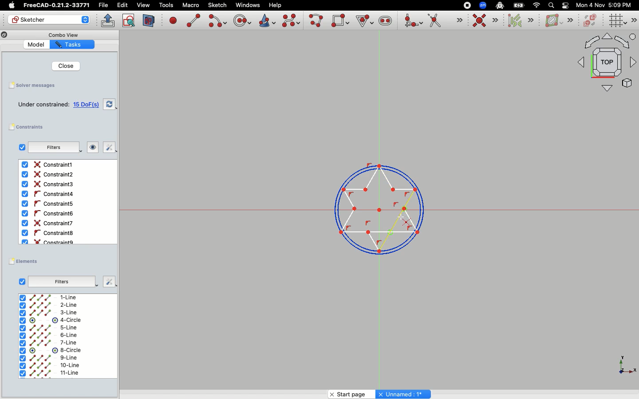 Image resolution: width=639 pixels, height=399 pixels. Describe the element at coordinates (47, 204) in the screenshot. I see `Constraint5` at that location.